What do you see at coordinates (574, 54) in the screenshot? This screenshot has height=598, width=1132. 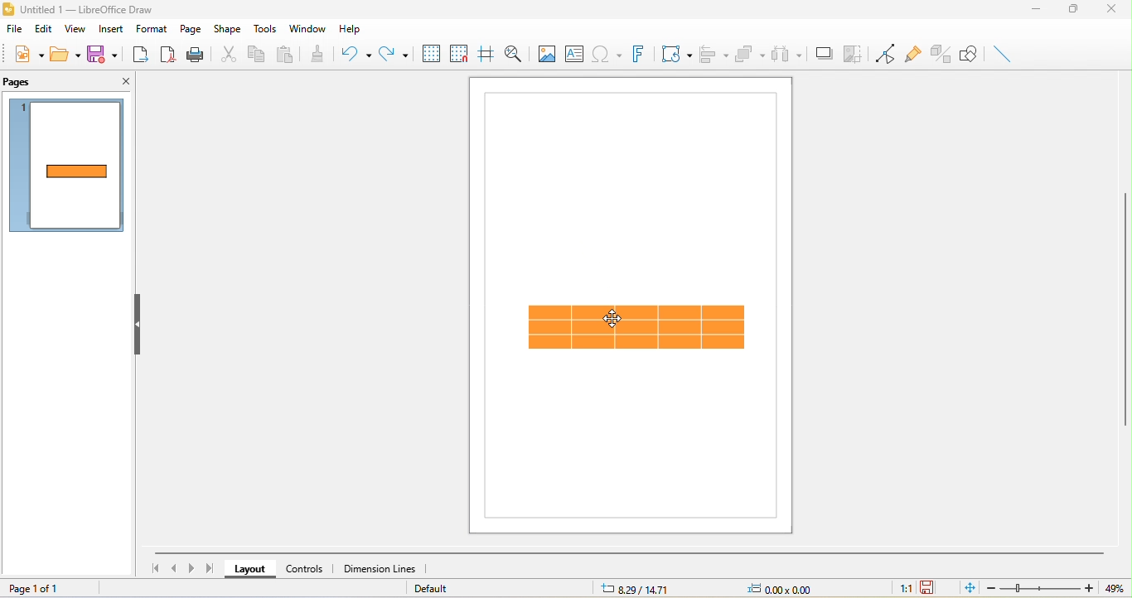 I see `text box` at bounding box center [574, 54].